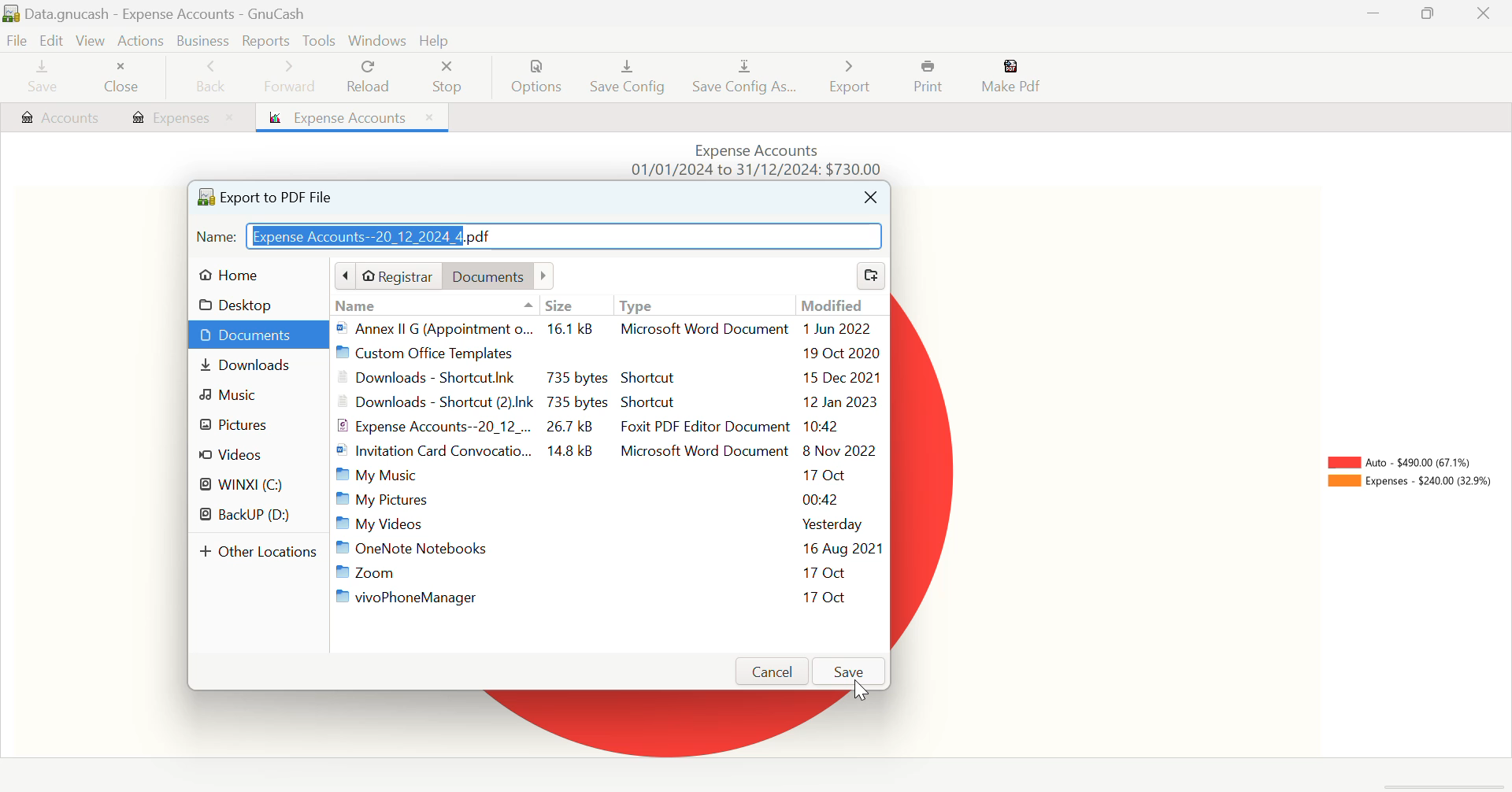  What do you see at coordinates (1010, 78) in the screenshot?
I see `Make Pdf` at bounding box center [1010, 78].